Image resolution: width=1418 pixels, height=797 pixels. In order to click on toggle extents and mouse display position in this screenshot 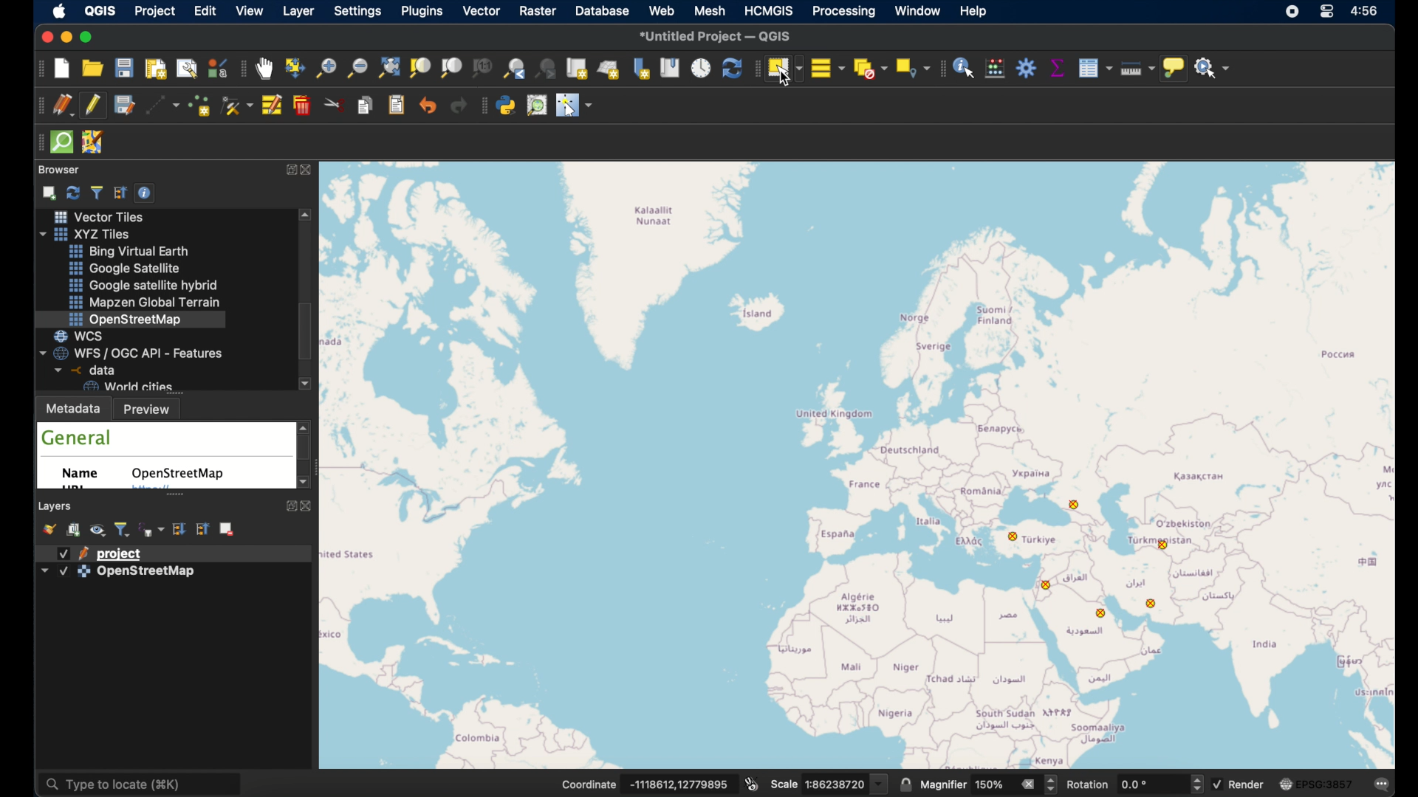, I will do `click(753, 782)`.